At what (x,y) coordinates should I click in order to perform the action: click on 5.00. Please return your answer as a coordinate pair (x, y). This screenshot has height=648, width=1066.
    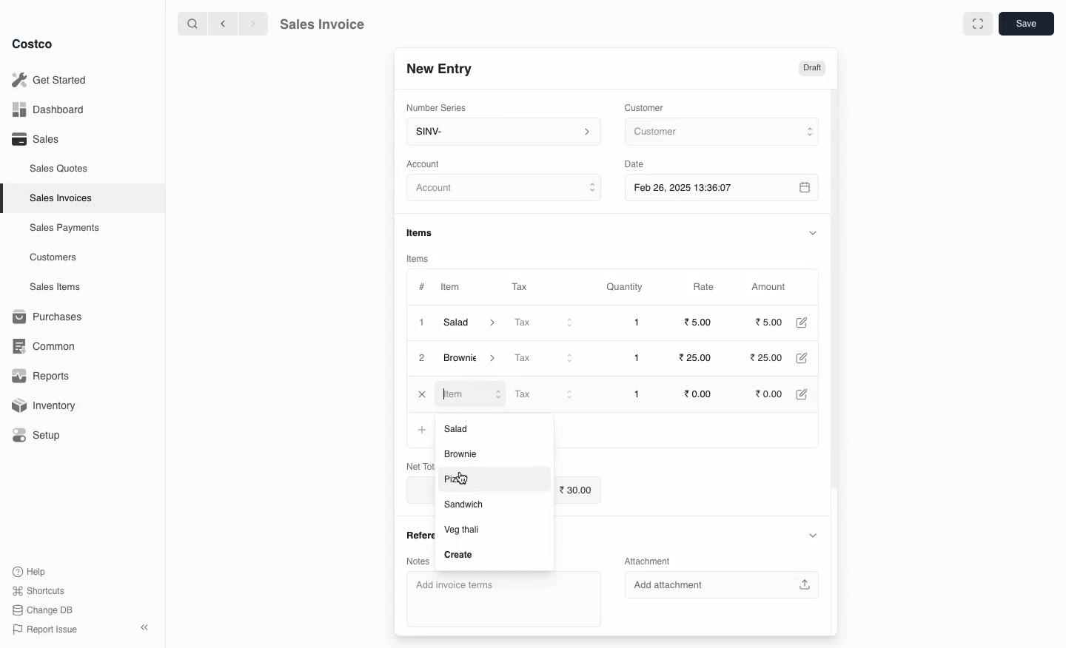
    Looking at the image, I should click on (769, 322).